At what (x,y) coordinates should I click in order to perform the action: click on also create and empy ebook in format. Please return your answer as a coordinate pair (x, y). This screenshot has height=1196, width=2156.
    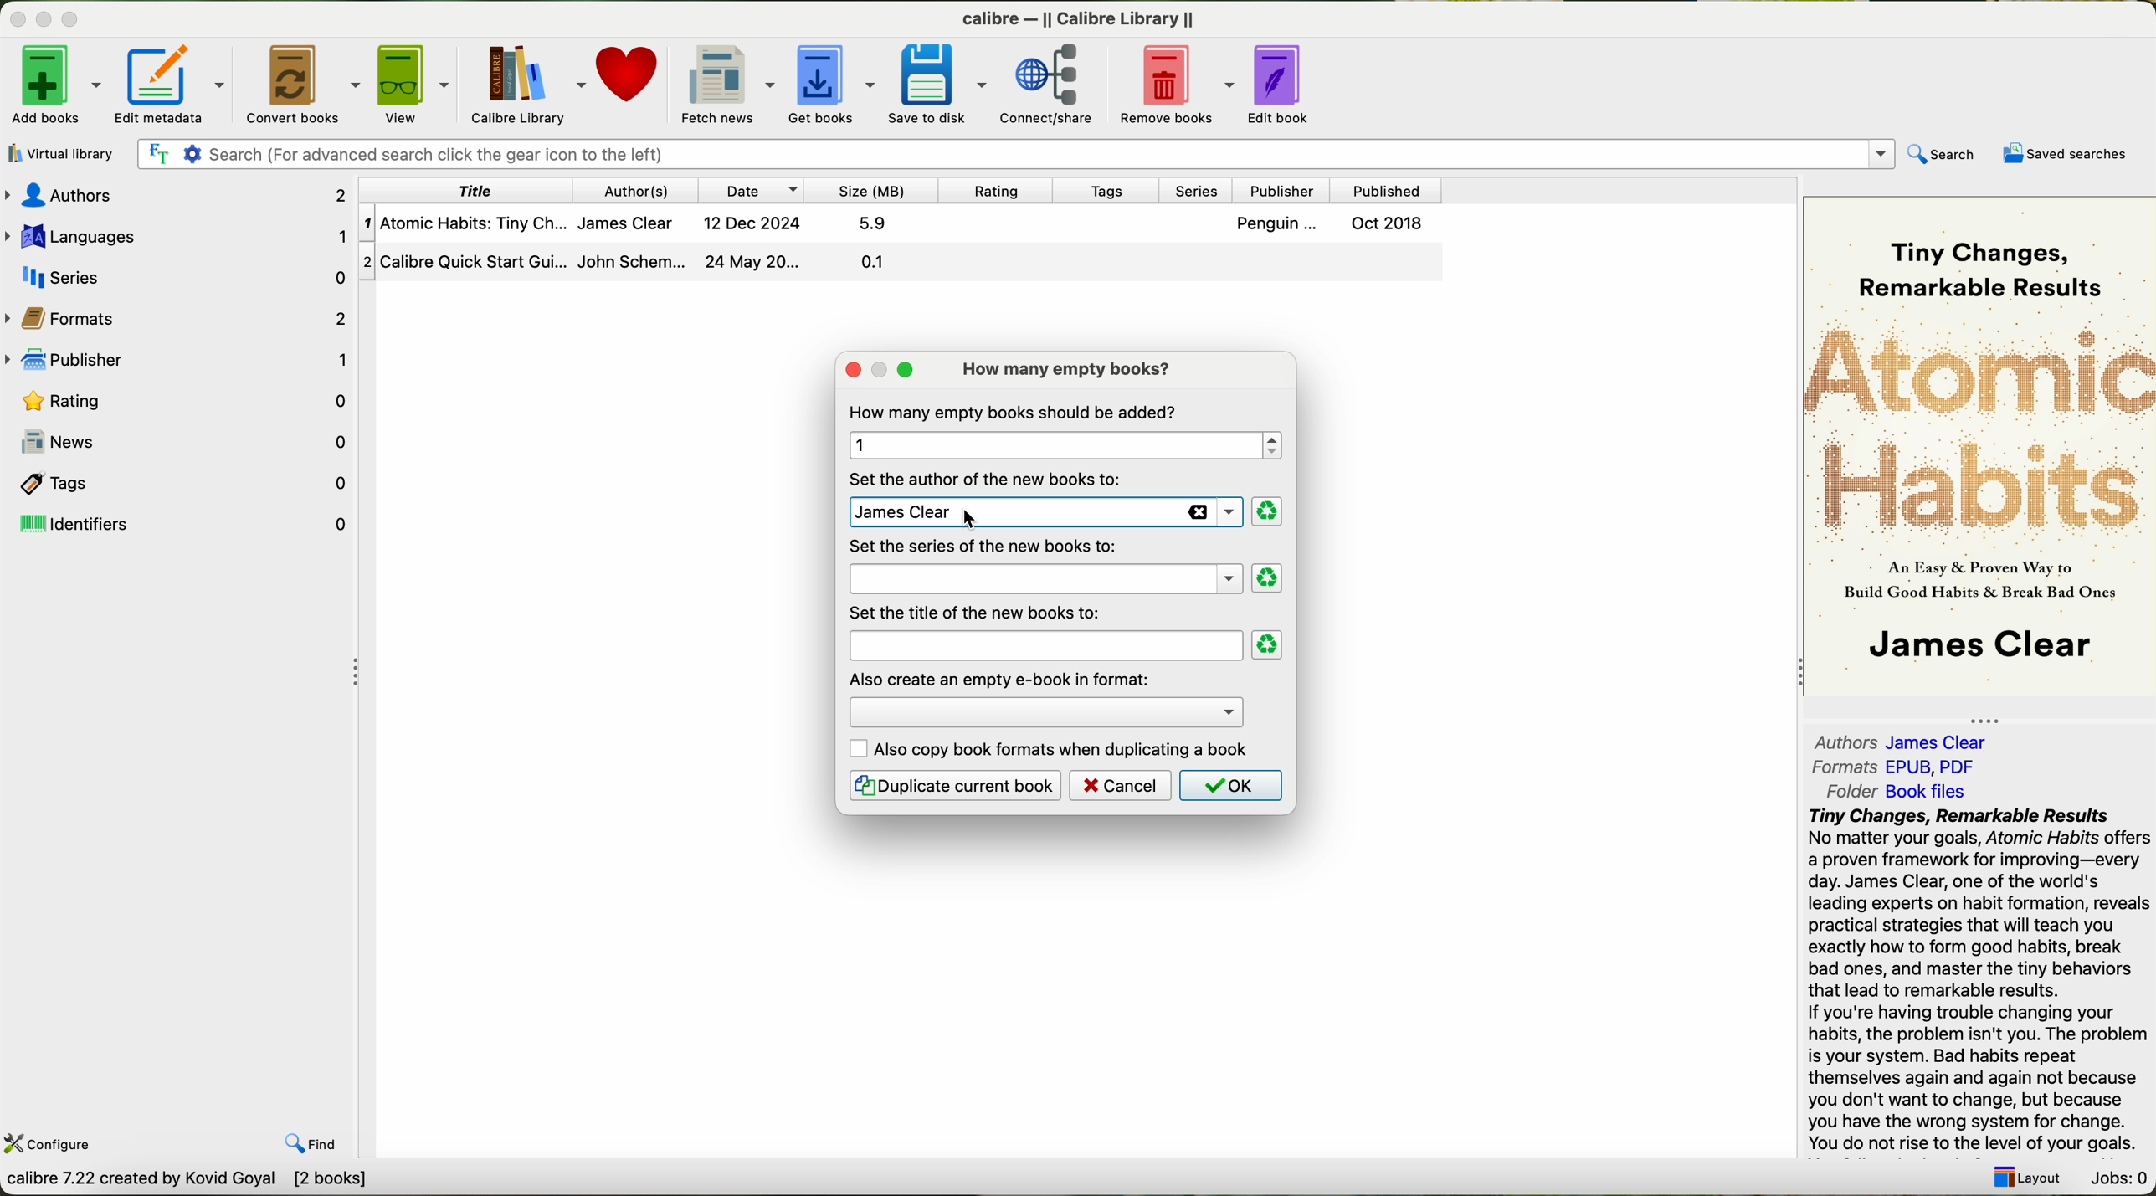
    Looking at the image, I should click on (1001, 678).